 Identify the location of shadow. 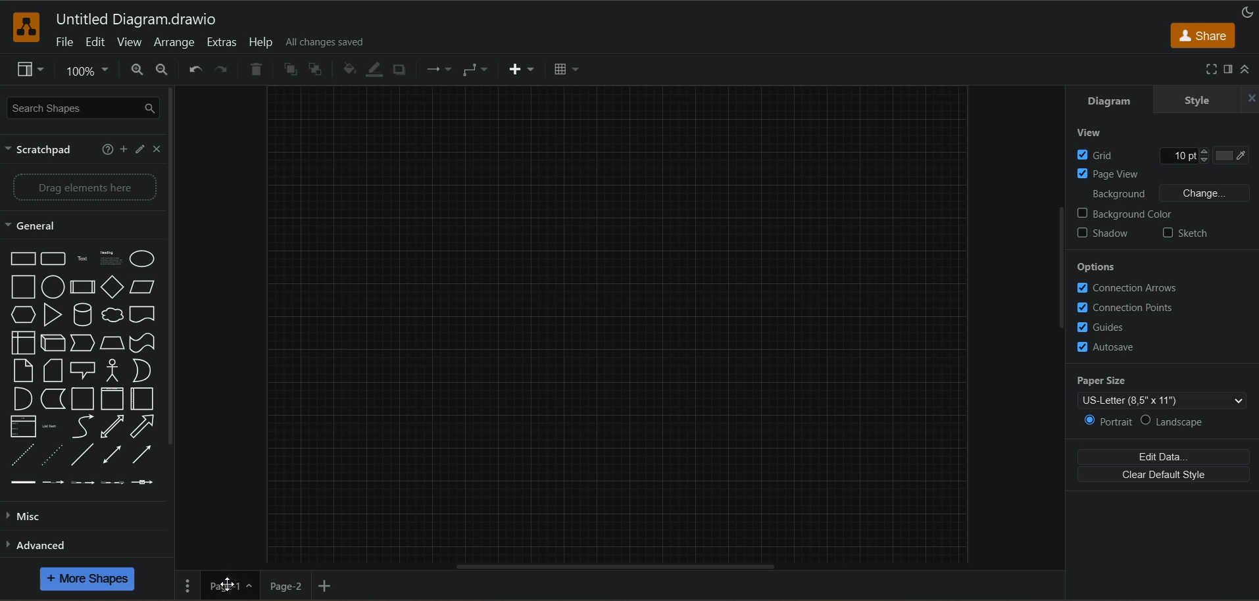
(401, 69).